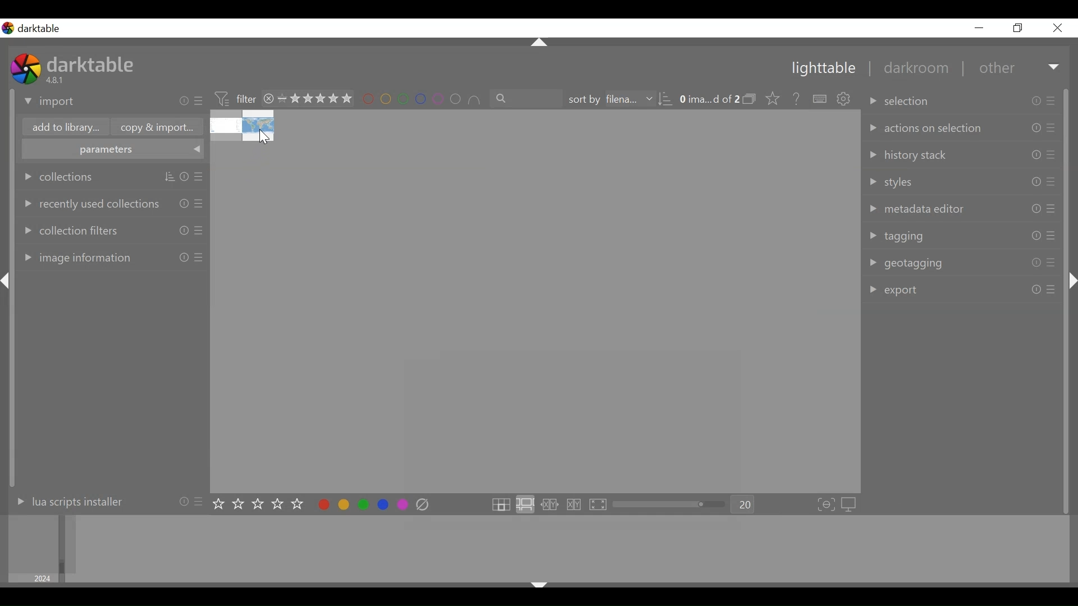  What do you see at coordinates (931, 129) in the screenshot?
I see `action on selection` at bounding box center [931, 129].